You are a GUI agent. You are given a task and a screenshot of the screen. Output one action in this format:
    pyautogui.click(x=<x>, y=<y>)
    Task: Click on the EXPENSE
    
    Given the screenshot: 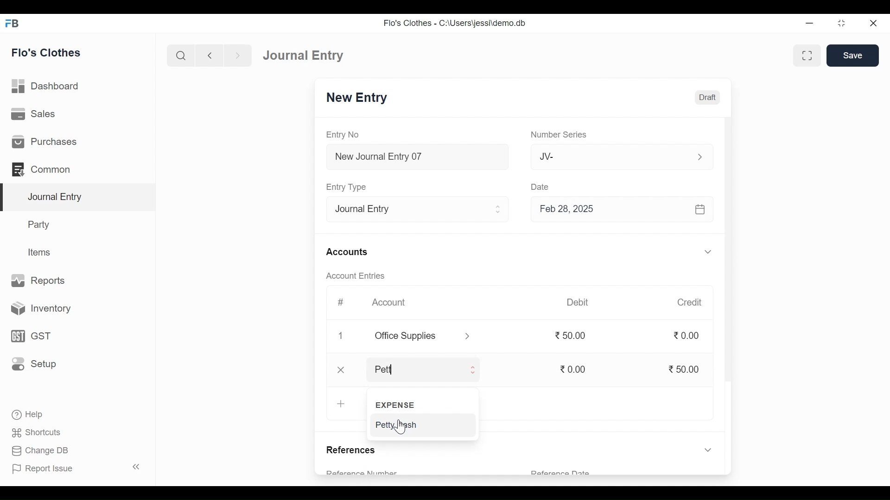 What is the action you would take?
    pyautogui.click(x=396, y=405)
    